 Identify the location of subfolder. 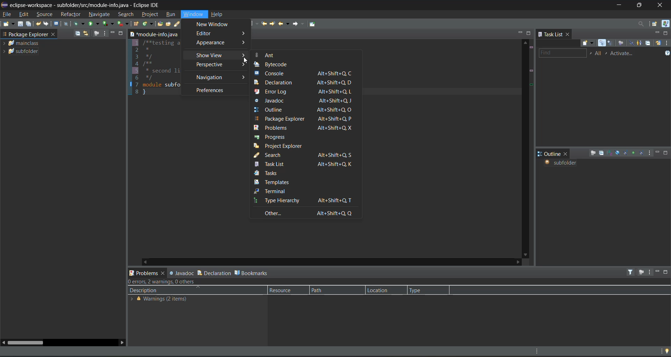
(563, 163).